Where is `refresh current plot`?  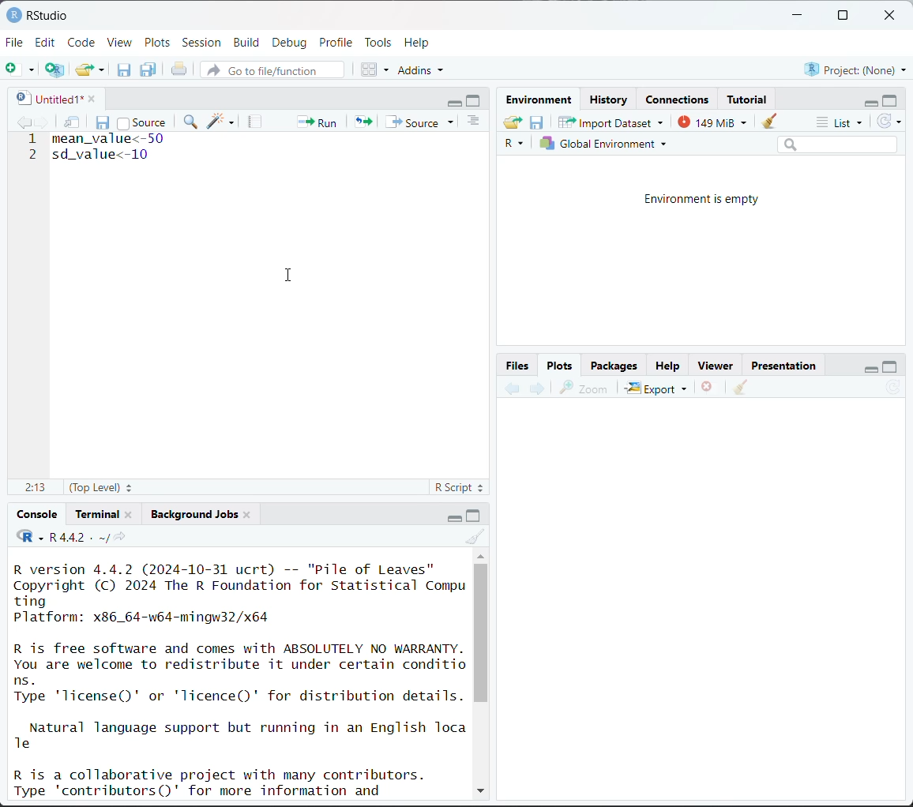 refresh current plot is located at coordinates (893, 389).